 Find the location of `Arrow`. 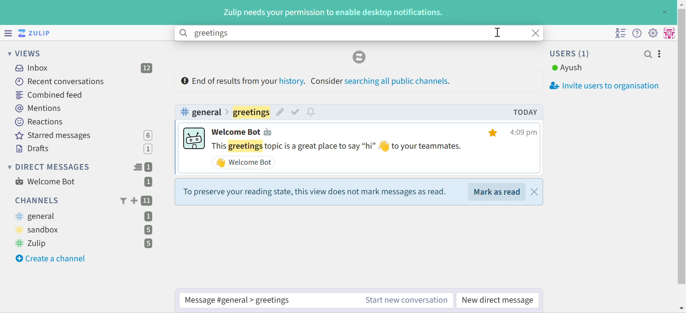

Arrow is located at coordinates (229, 112).